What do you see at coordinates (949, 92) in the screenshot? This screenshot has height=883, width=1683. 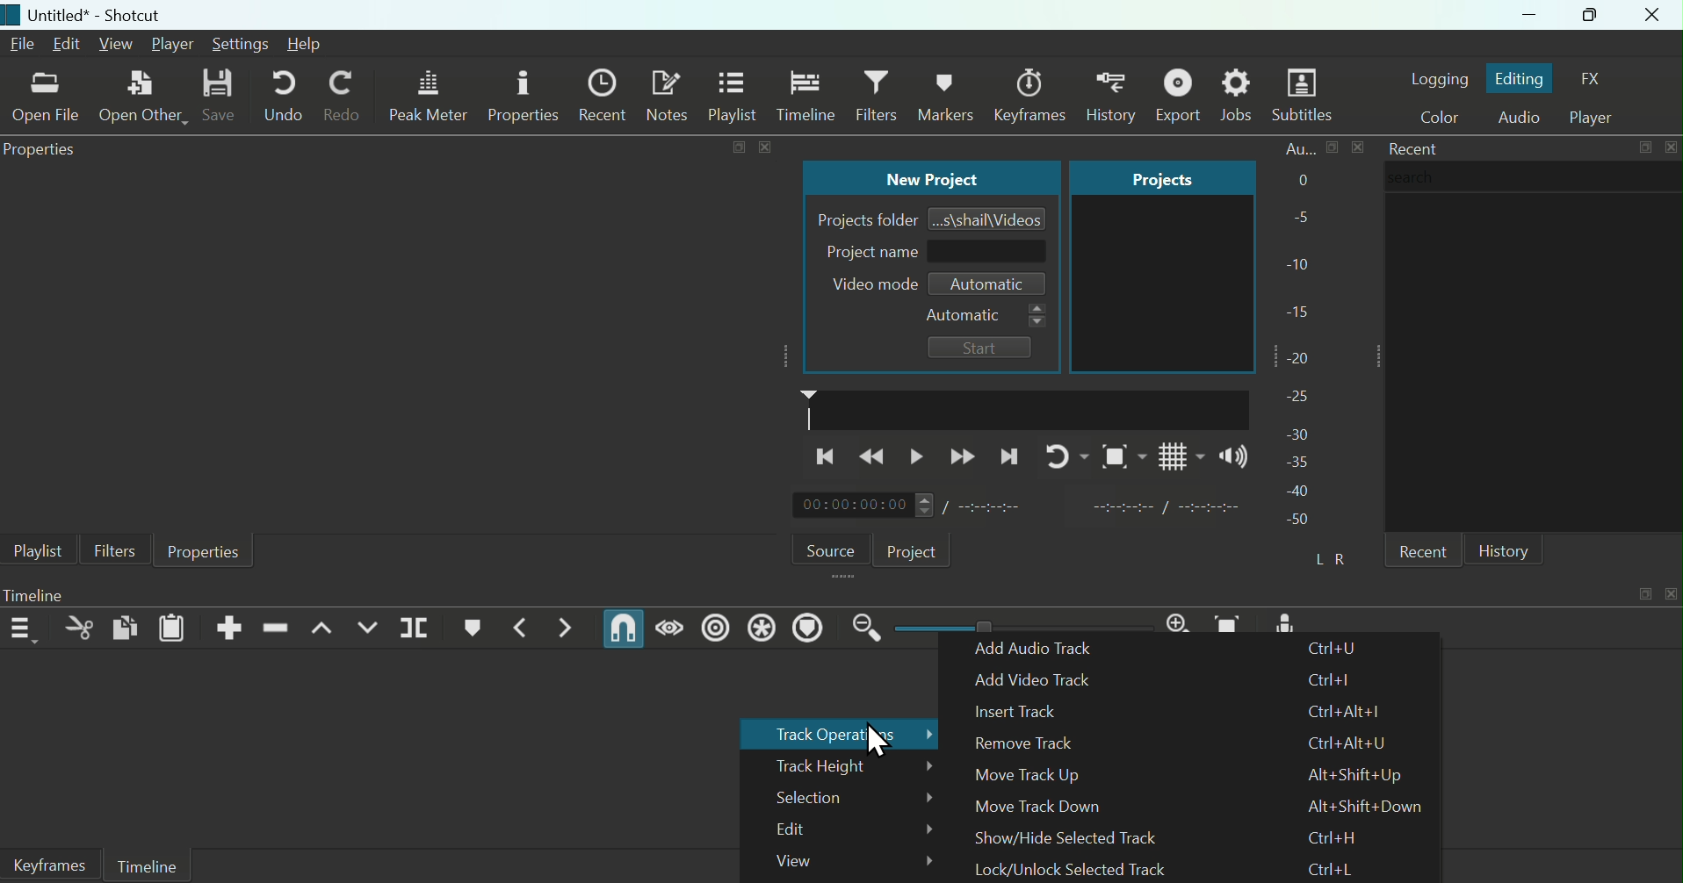 I see `History` at bounding box center [949, 92].